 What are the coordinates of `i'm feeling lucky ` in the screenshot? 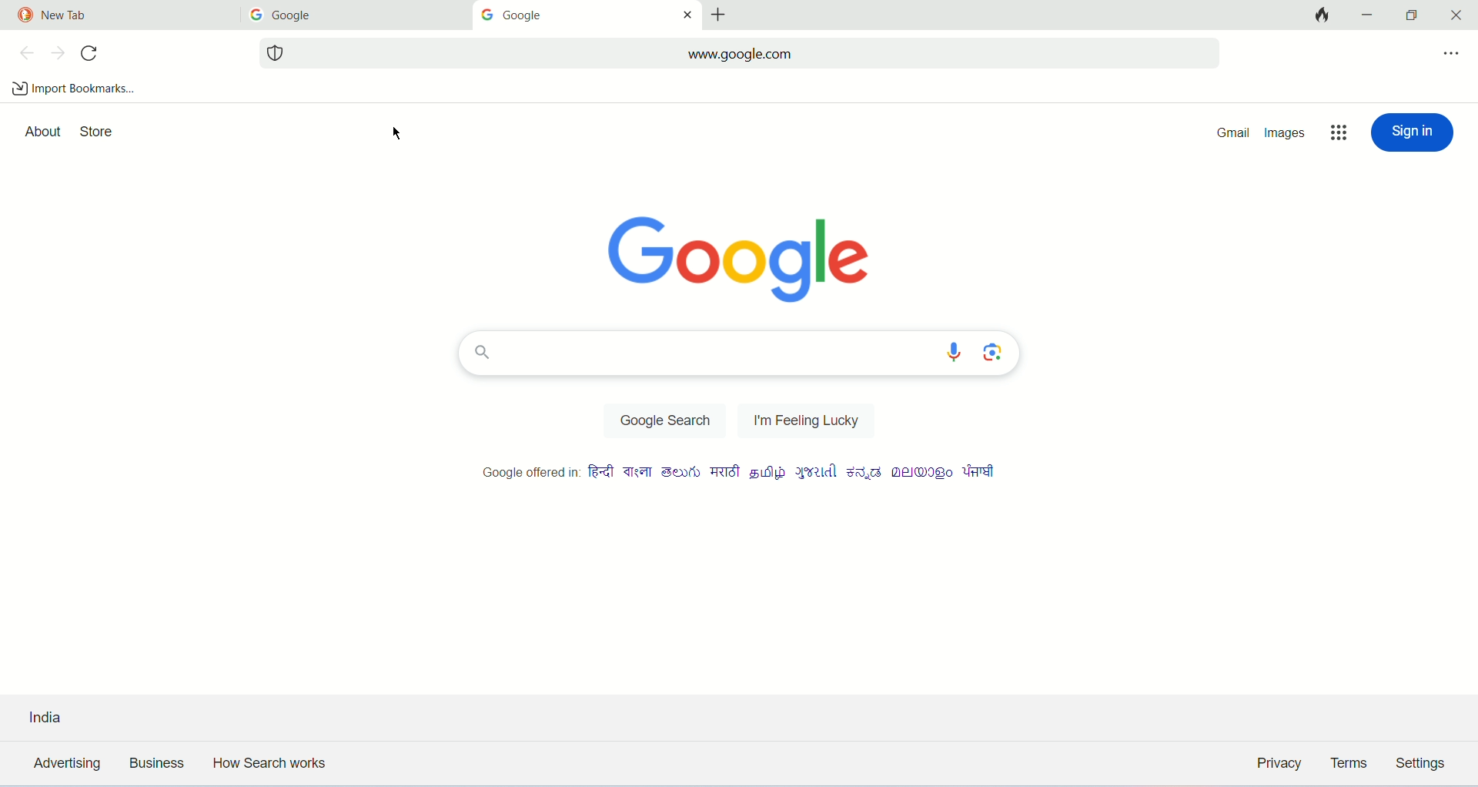 It's located at (815, 417).